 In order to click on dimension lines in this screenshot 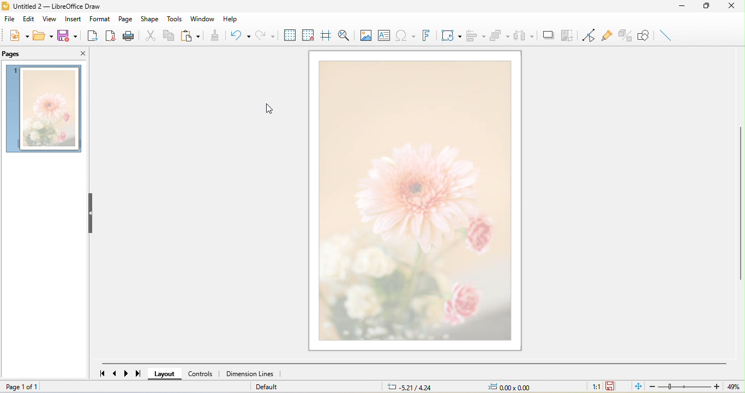, I will do `click(253, 374)`.